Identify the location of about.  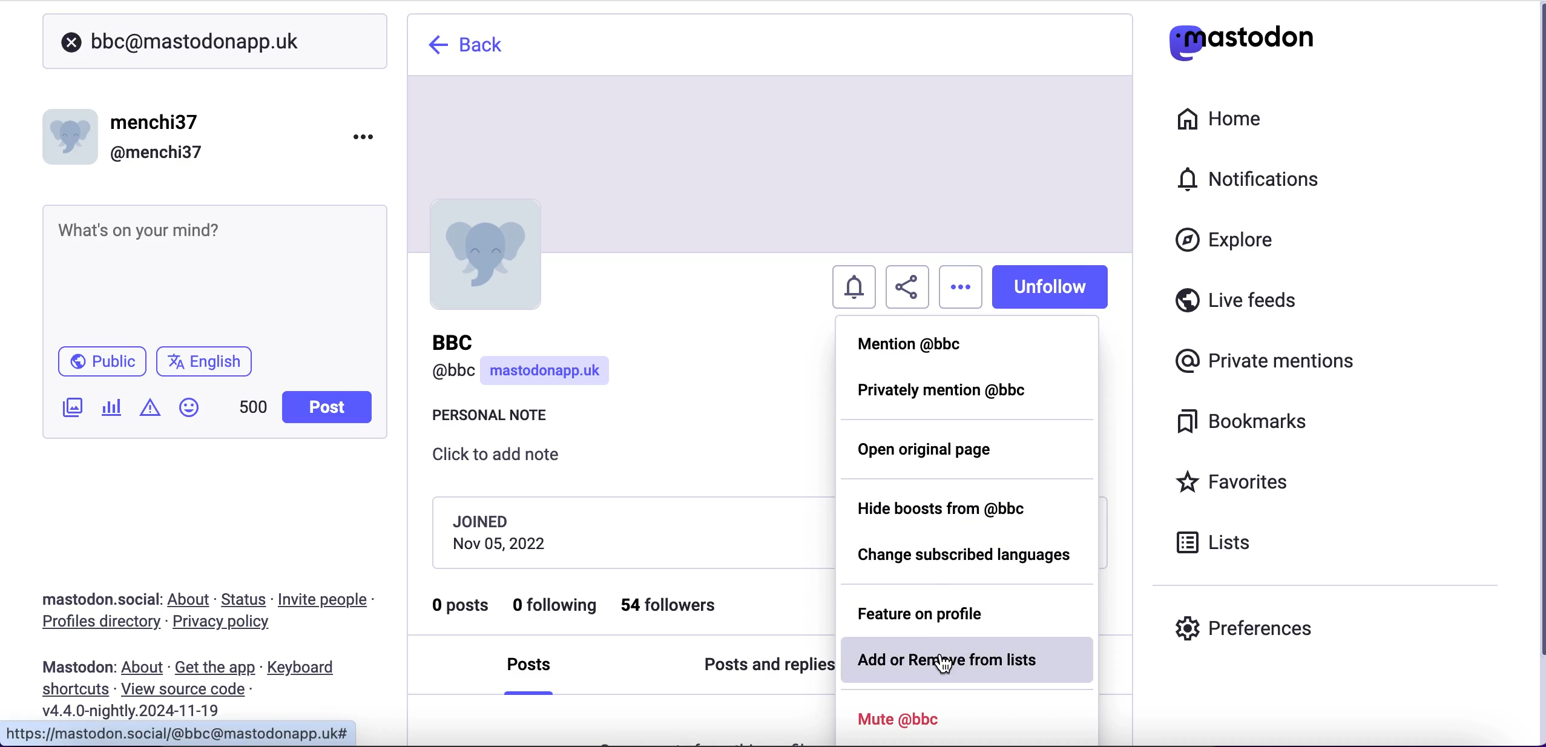
(191, 599).